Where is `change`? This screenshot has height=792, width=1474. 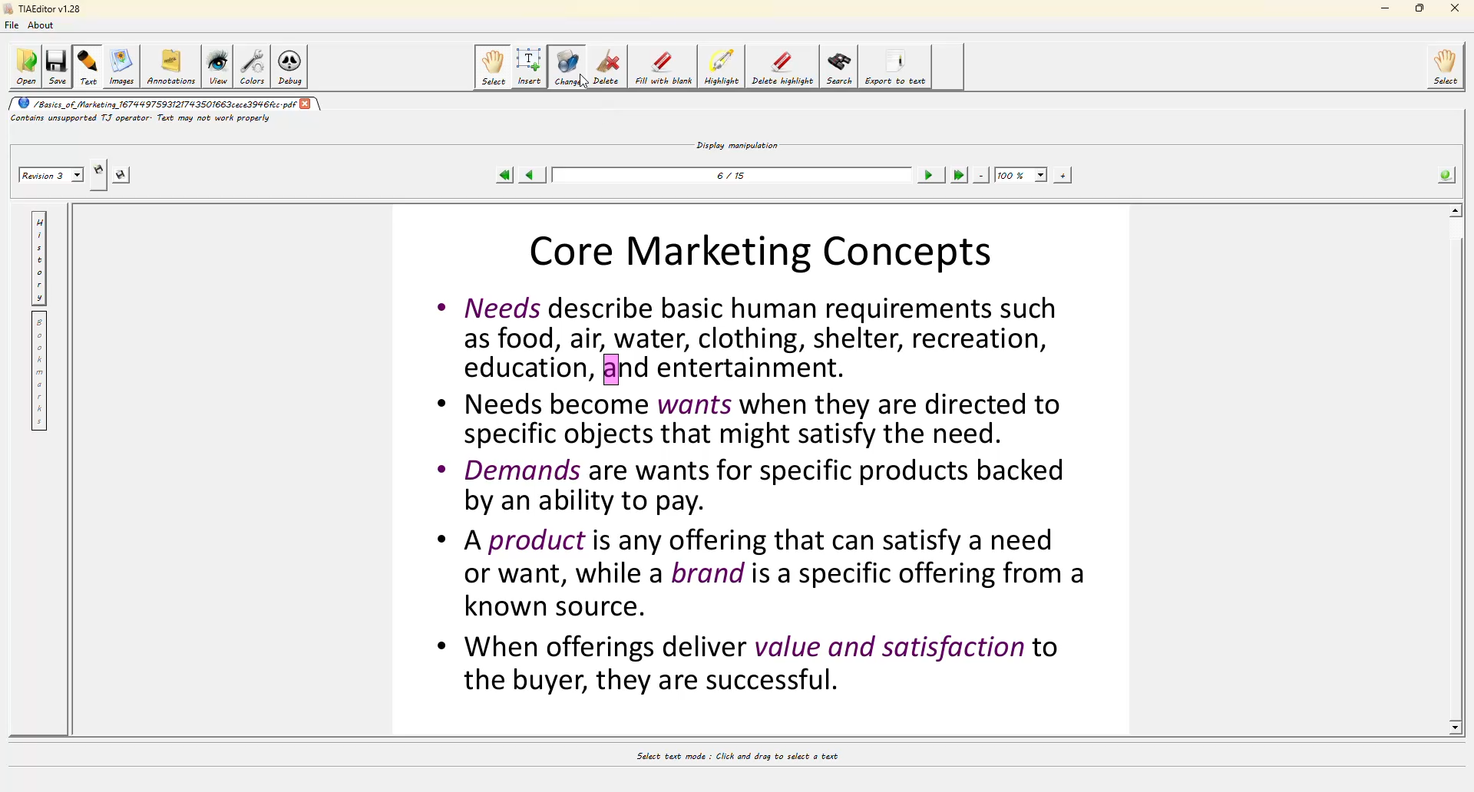 change is located at coordinates (561, 67).